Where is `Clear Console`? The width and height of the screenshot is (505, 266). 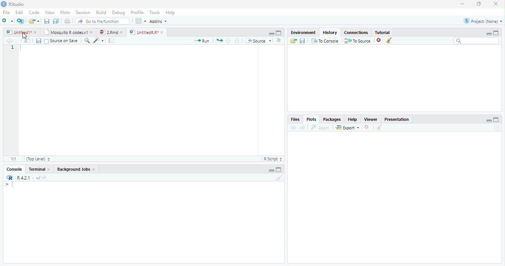
Clear Console is located at coordinates (379, 128).